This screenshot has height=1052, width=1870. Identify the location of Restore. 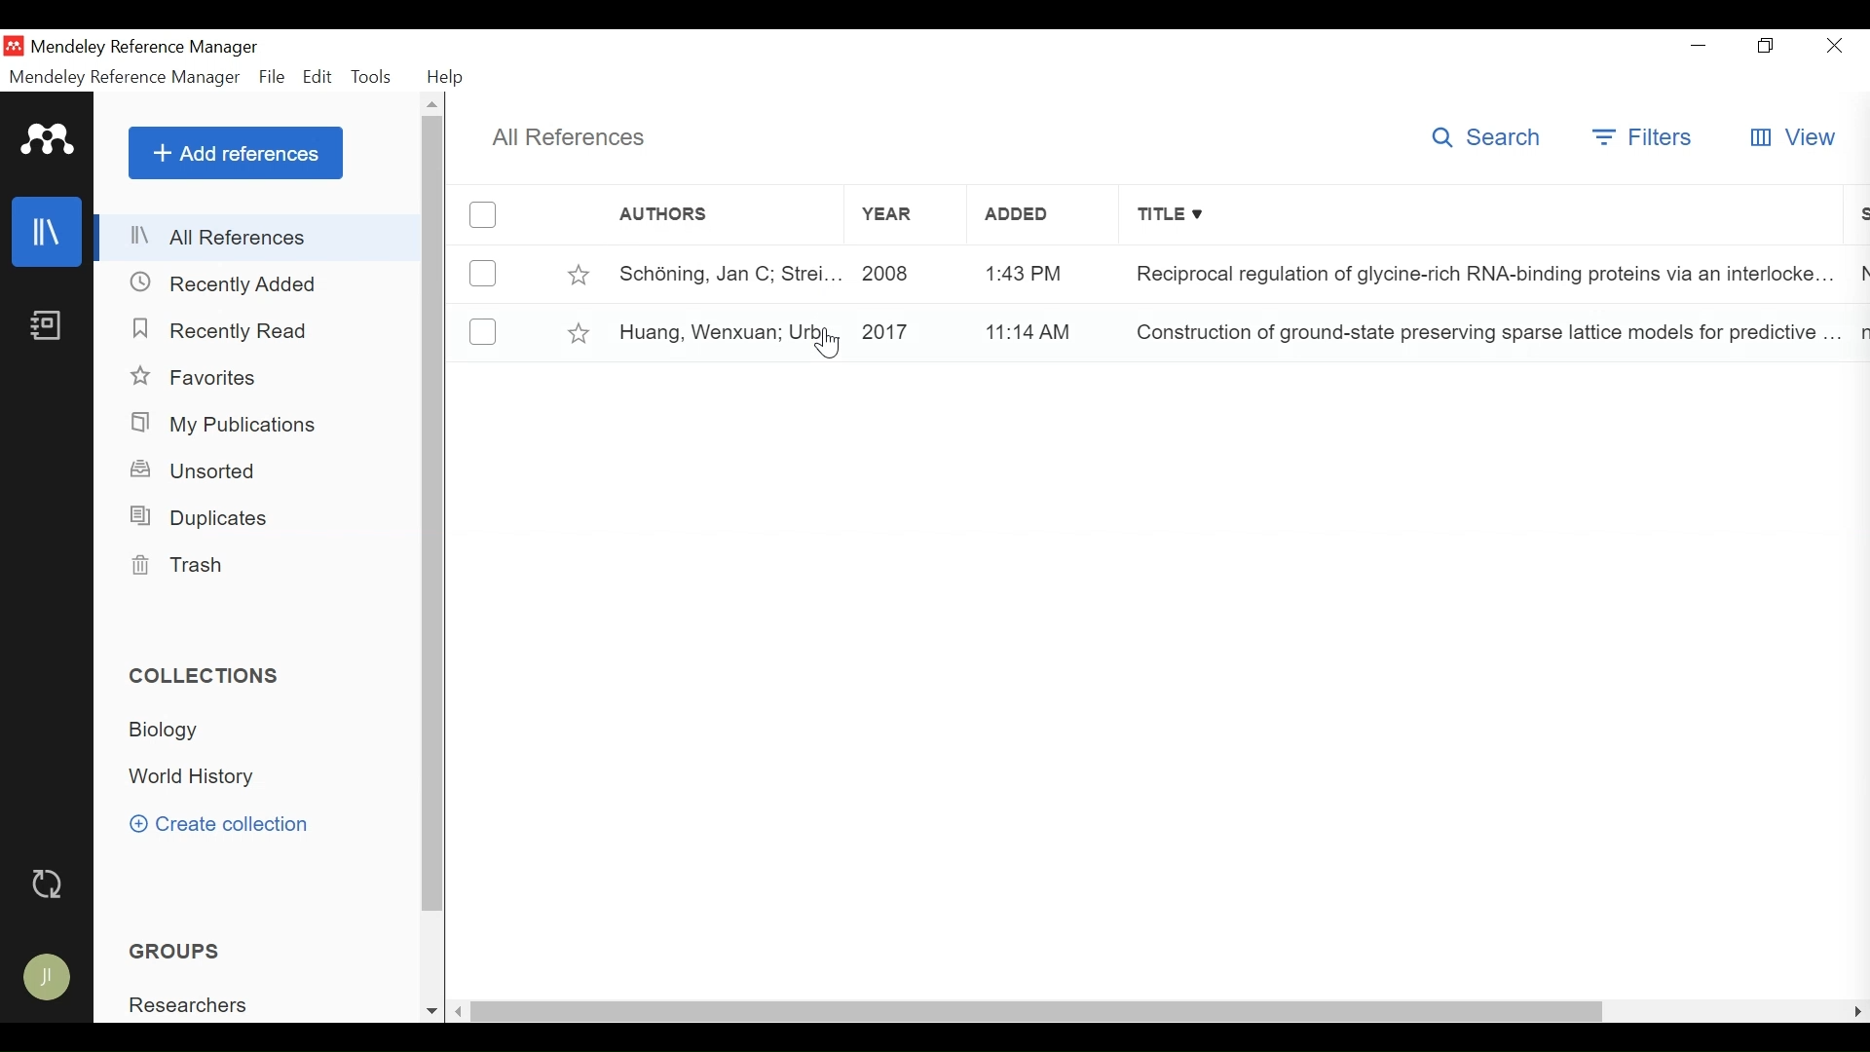
(1769, 46).